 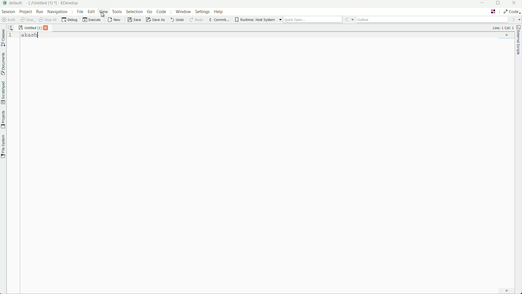 I want to click on build, so click(x=8, y=20).